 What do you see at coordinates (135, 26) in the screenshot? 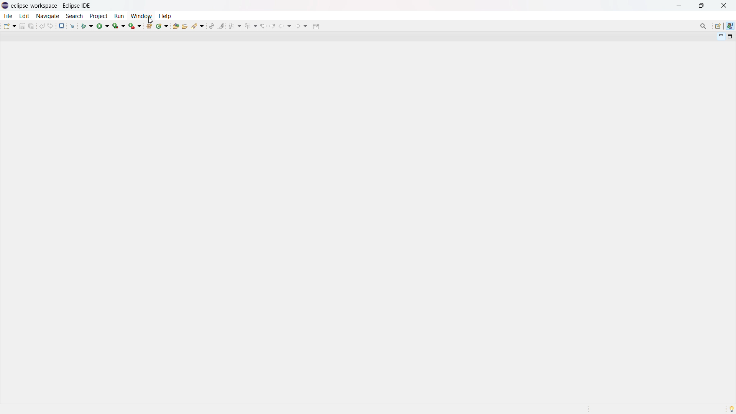
I see `run last tool` at bounding box center [135, 26].